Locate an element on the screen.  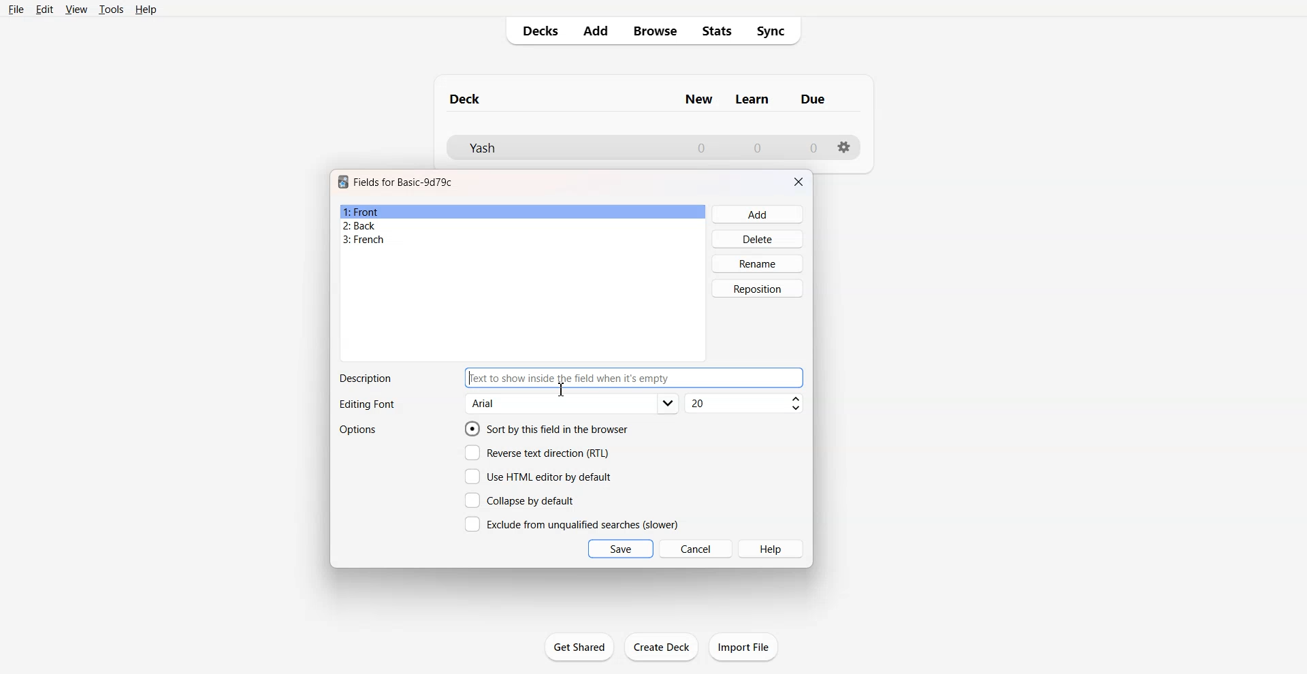
Sync is located at coordinates (775, 31).